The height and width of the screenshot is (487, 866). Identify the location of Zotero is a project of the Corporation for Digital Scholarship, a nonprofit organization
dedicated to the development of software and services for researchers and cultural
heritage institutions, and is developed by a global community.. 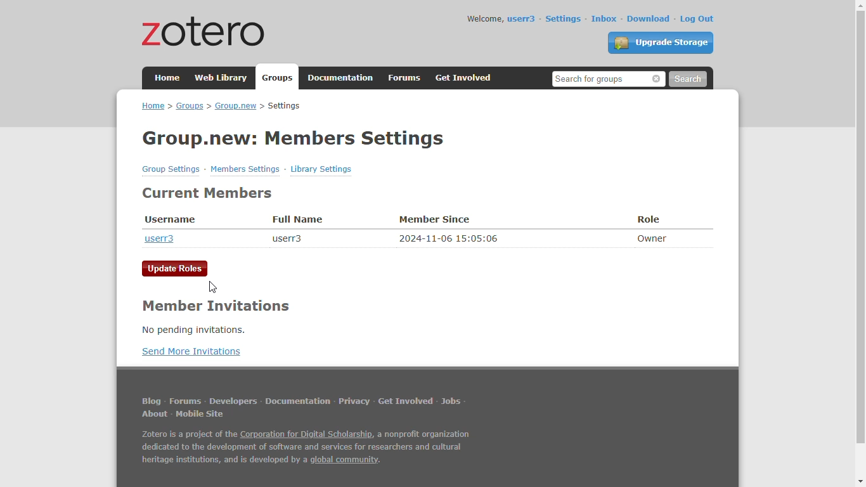
(305, 448).